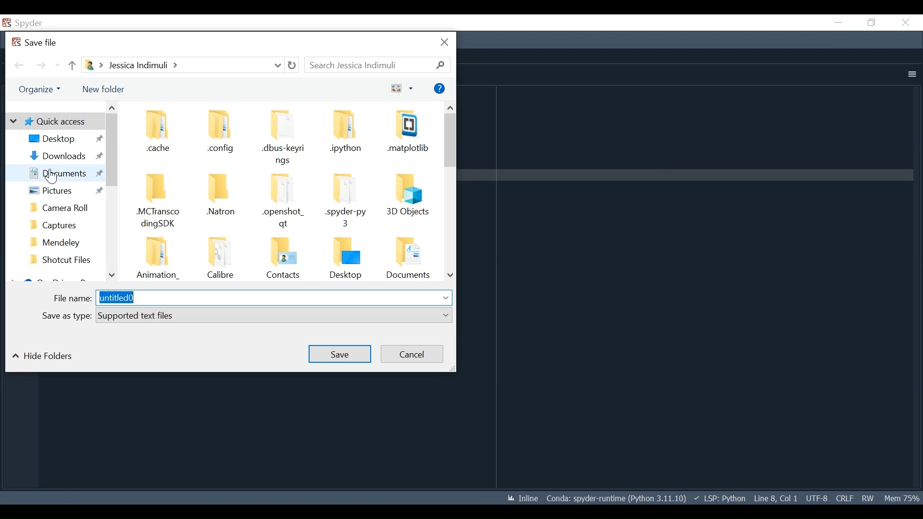 The height and width of the screenshot is (519, 923). What do you see at coordinates (348, 136) in the screenshot?
I see `Folder` at bounding box center [348, 136].